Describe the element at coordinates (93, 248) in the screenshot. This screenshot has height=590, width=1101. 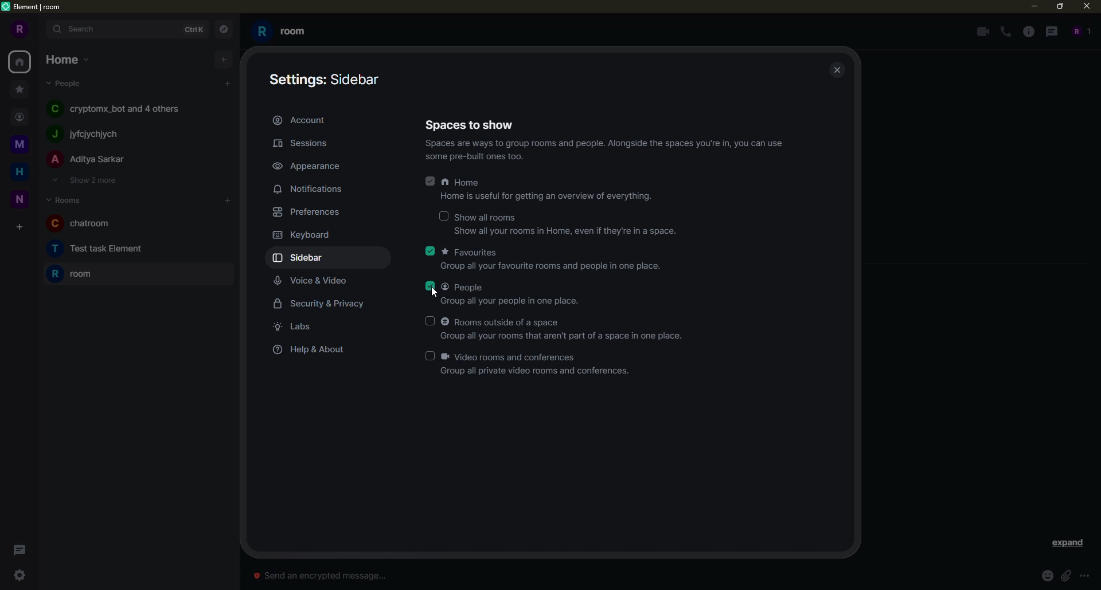
I see `T Test task Element` at that location.